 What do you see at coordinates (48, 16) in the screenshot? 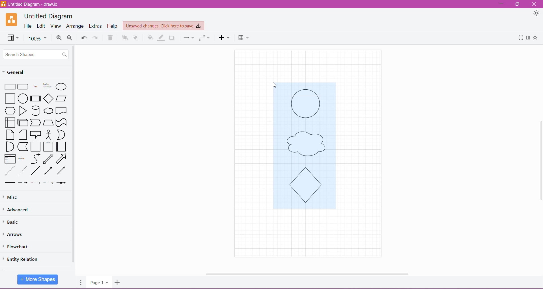
I see `Untitled Diagram` at bounding box center [48, 16].